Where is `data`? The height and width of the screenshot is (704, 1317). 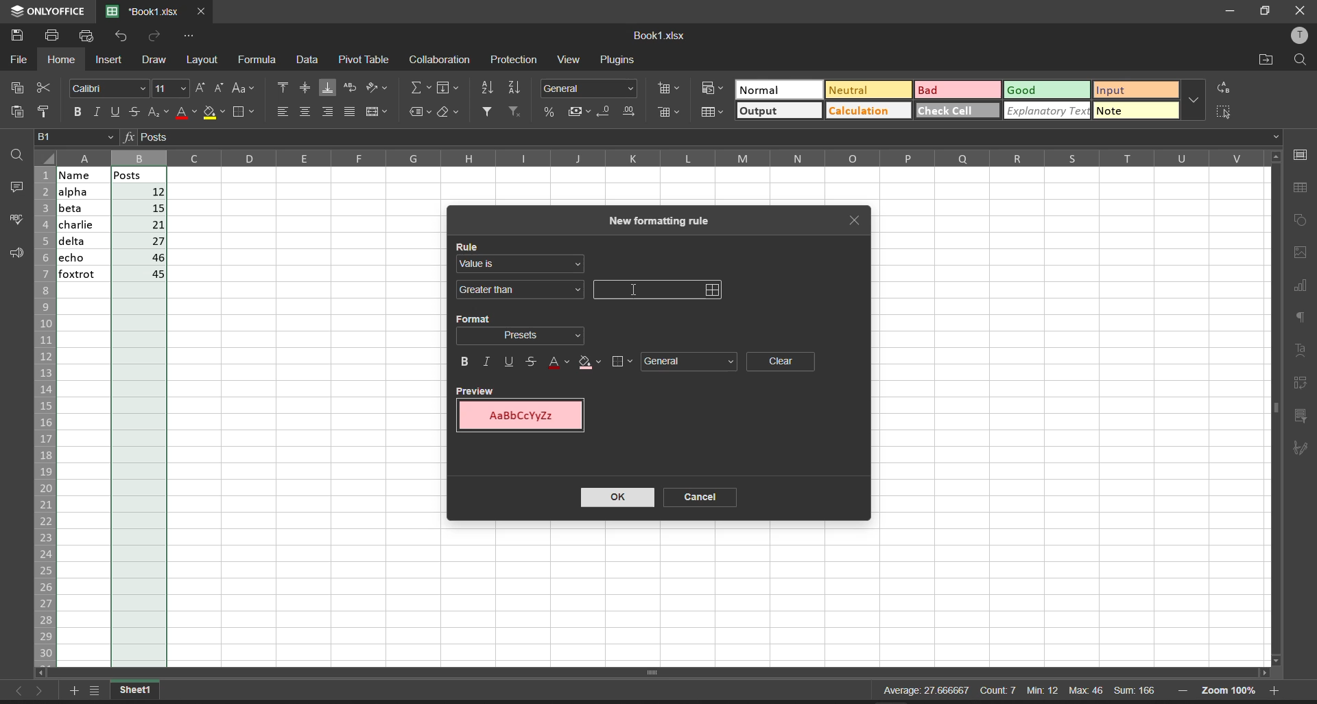
data is located at coordinates (310, 60).